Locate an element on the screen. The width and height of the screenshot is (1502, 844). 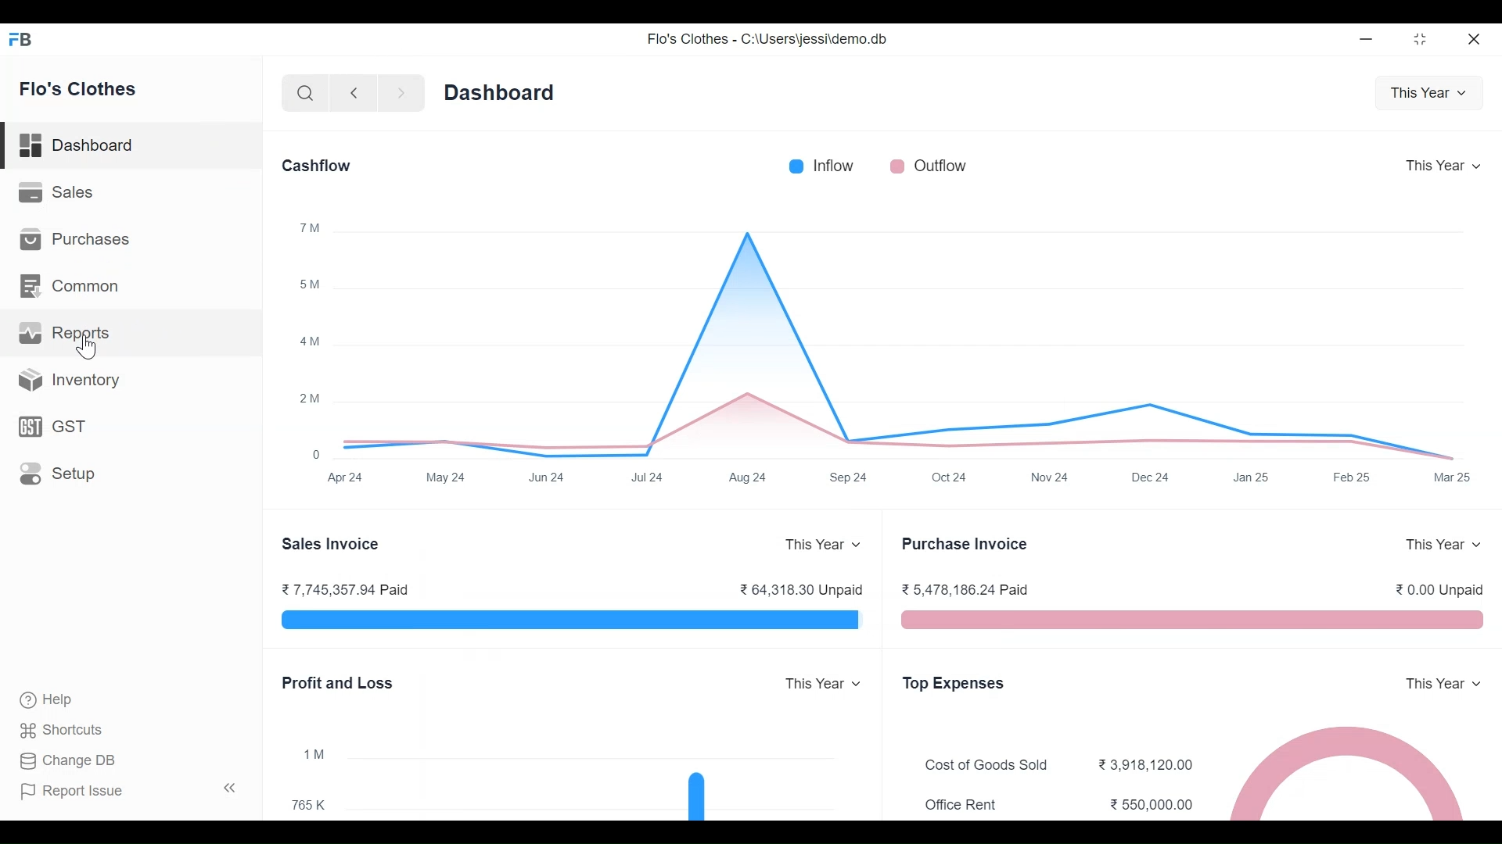
restore view is located at coordinates (1421, 40).